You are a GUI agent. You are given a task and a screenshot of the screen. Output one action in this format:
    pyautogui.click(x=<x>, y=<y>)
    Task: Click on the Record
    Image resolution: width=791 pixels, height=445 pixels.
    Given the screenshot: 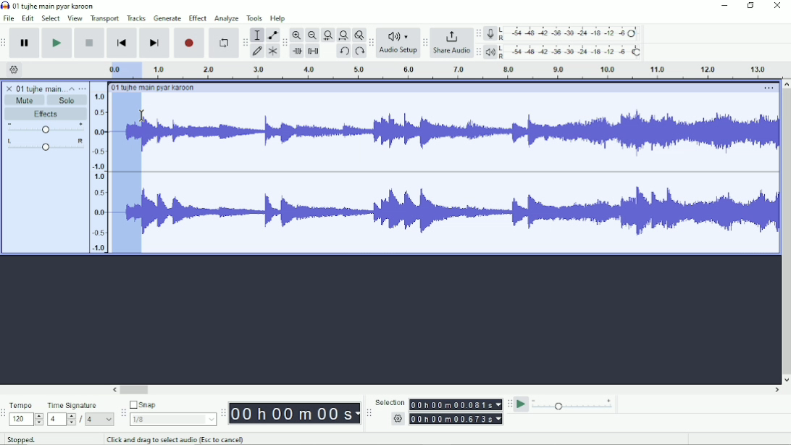 What is the action you would take?
    pyautogui.click(x=190, y=43)
    